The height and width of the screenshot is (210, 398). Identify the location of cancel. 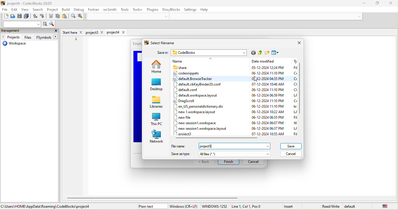
(291, 154).